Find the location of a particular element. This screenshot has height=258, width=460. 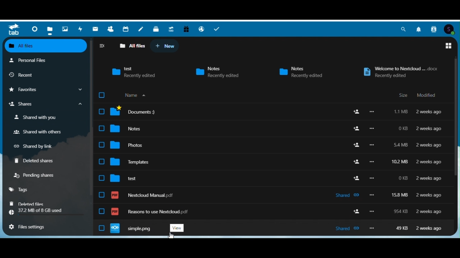

welcome to nextcloud docx is located at coordinates (399, 72).